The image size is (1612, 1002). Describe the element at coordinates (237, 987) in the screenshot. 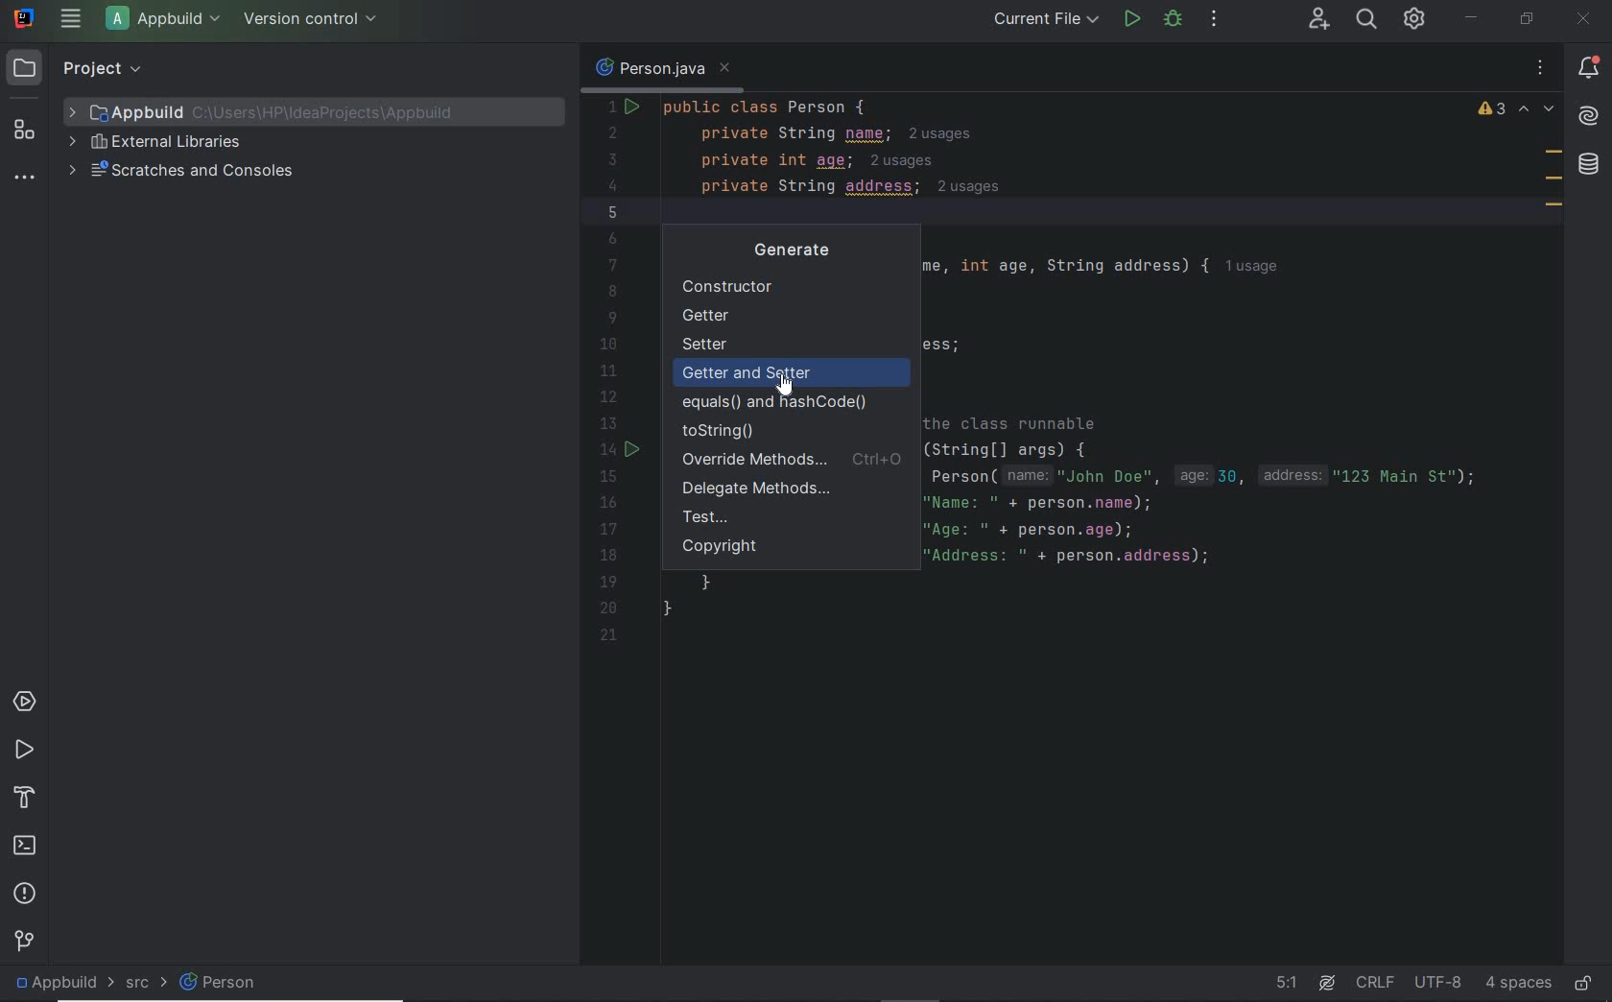

I see `person` at that location.